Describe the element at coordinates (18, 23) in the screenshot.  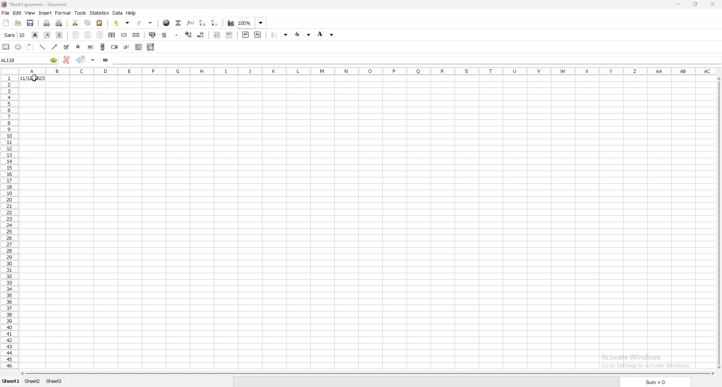
I see `open` at that location.